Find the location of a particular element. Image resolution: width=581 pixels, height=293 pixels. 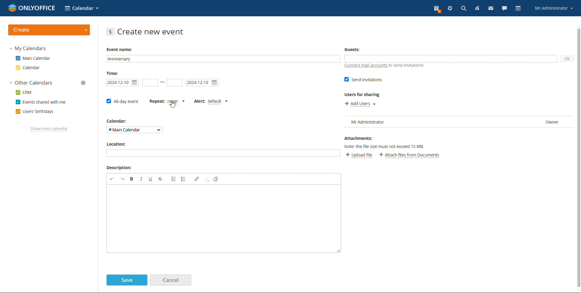

onlyoffice logo is located at coordinates (12, 8).